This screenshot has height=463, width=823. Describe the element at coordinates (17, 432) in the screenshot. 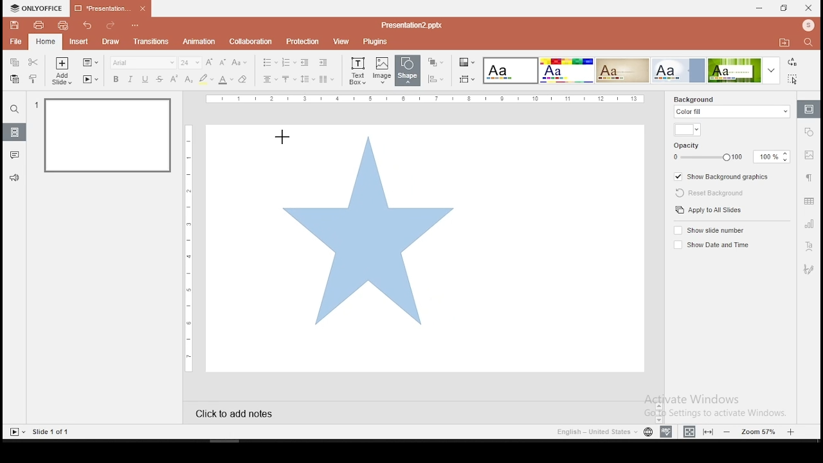

I see `start slideshow` at that location.